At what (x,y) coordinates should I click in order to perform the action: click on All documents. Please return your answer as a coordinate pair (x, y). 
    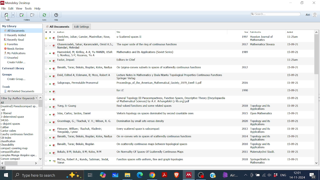
    Looking at the image, I should click on (15, 31).